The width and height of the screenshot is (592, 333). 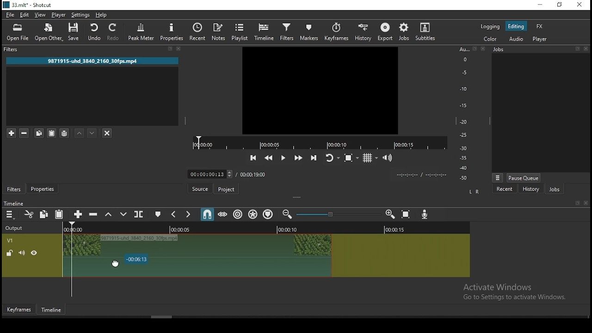 What do you see at coordinates (372, 158) in the screenshot?
I see `toggle grid display on player` at bounding box center [372, 158].